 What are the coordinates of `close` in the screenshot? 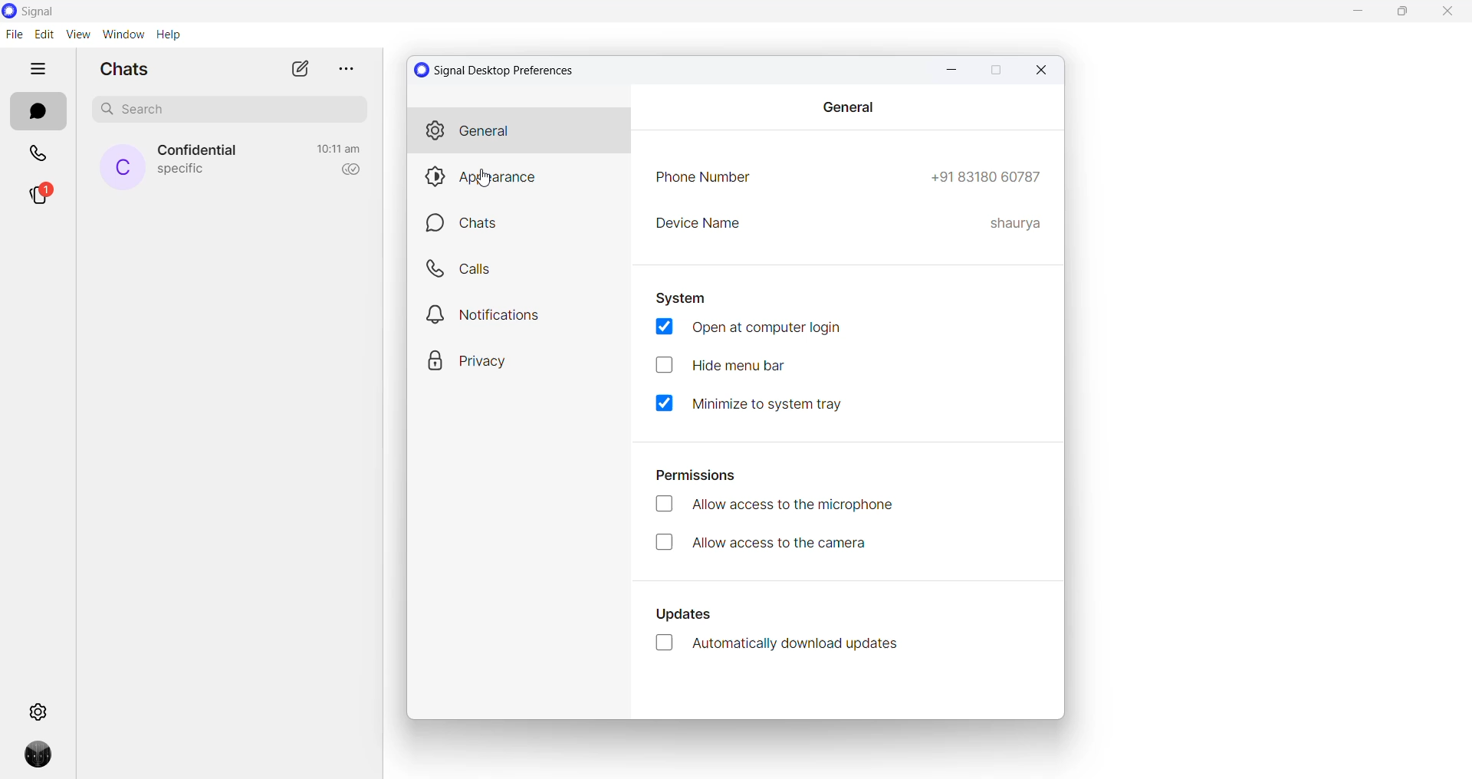 It's located at (1447, 14).